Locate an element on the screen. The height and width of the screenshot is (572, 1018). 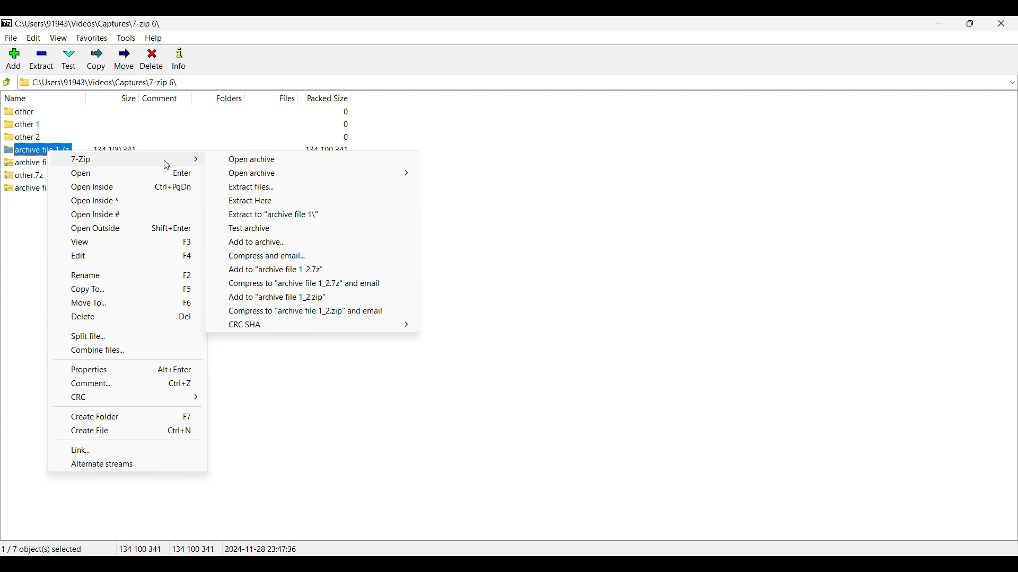
Files is located at coordinates (288, 98).